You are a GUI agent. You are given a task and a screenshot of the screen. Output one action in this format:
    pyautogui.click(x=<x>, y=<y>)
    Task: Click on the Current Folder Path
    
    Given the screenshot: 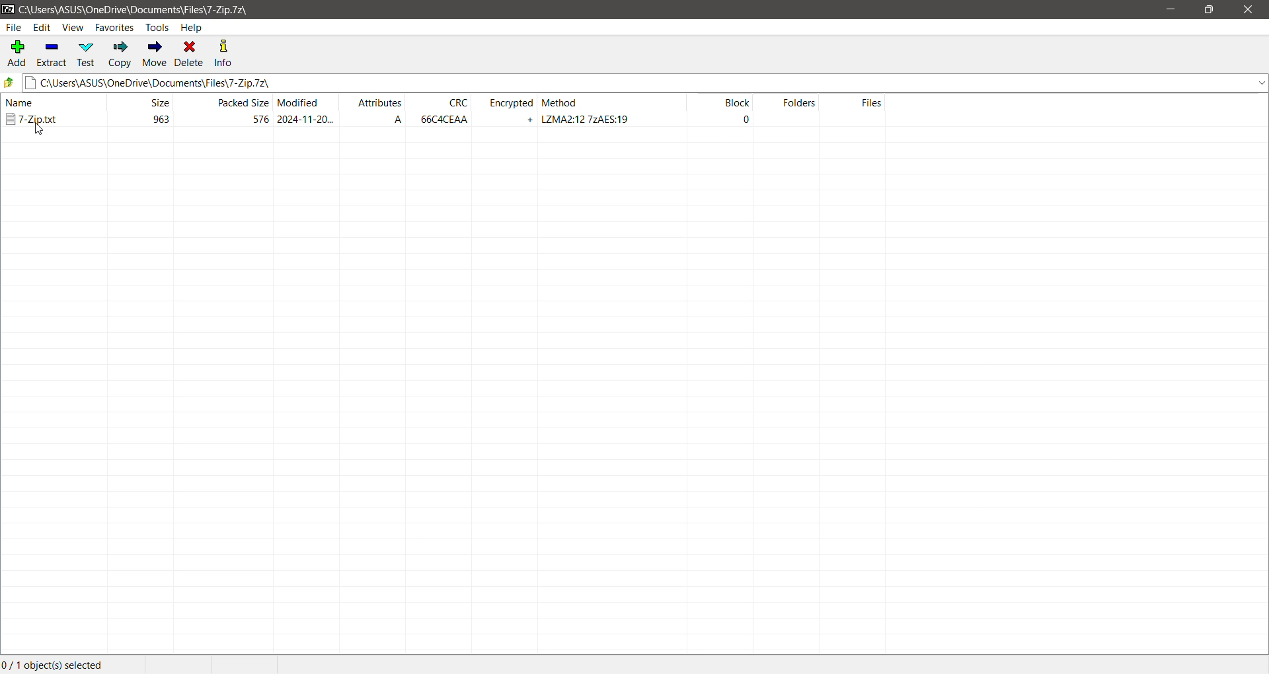 What is the action you would take?
    pyautogui.click(x=203, y=7)
    